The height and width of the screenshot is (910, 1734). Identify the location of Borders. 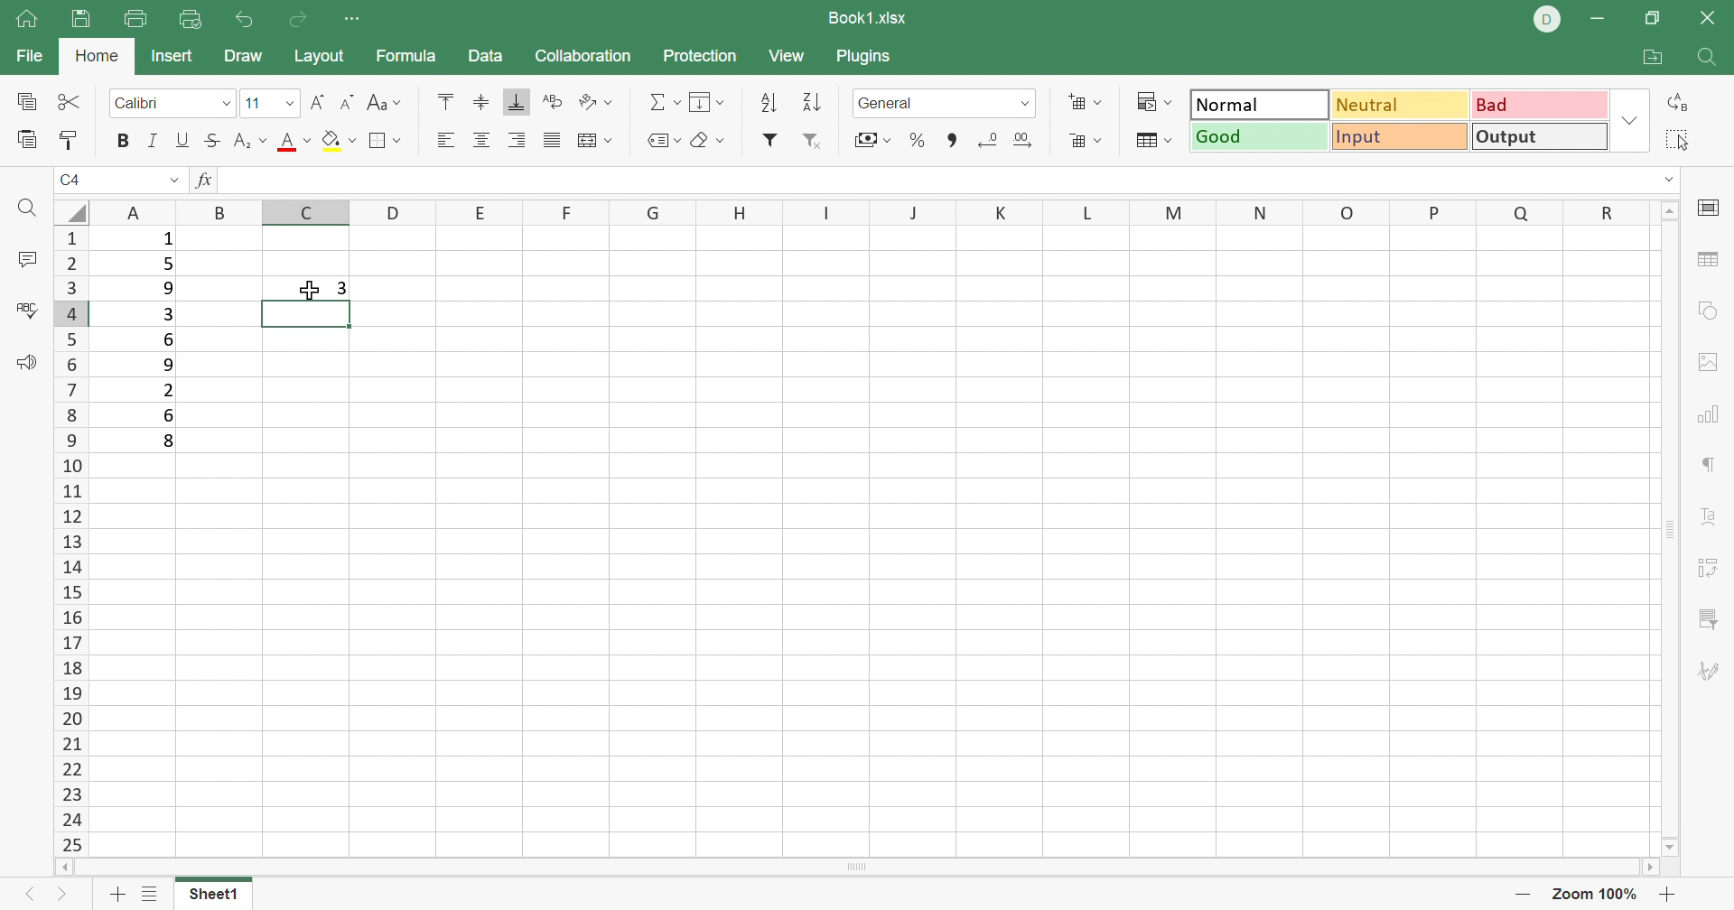
(385, 139).